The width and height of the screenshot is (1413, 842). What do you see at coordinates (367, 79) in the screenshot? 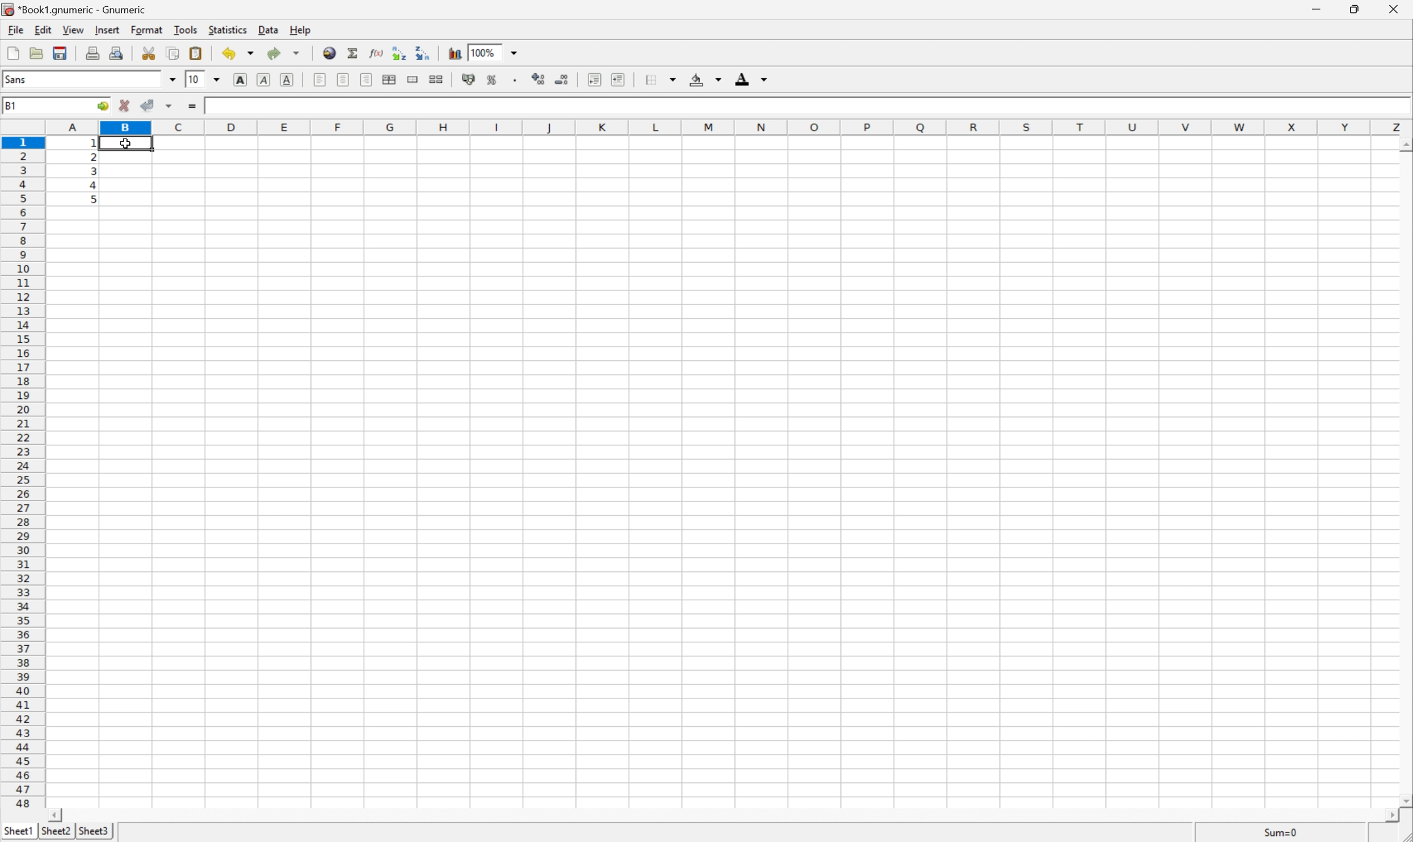
I see `Align Right` at bounding box center [367, 79].